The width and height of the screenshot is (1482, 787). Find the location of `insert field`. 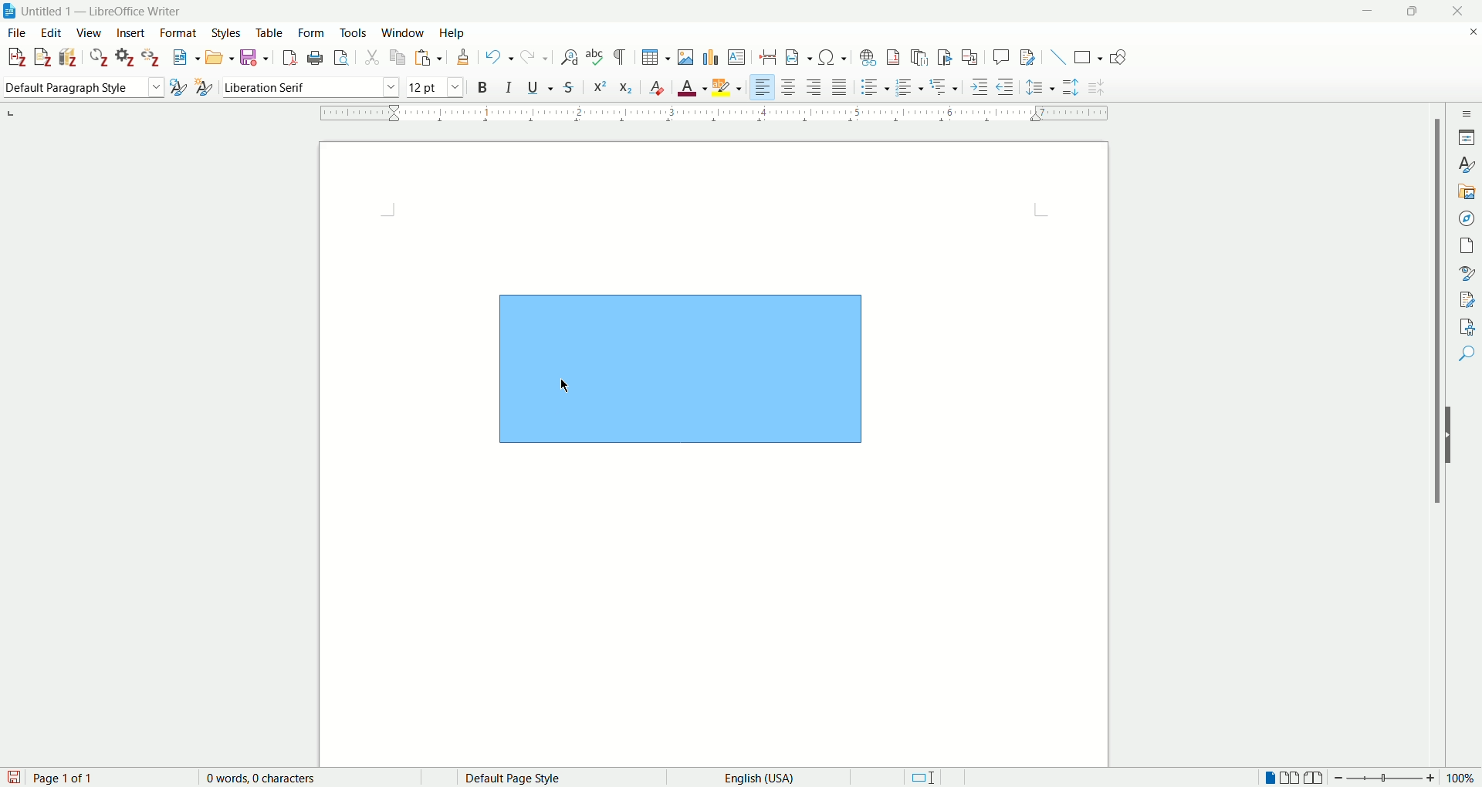

insert field is located at coordinates (800, 58).